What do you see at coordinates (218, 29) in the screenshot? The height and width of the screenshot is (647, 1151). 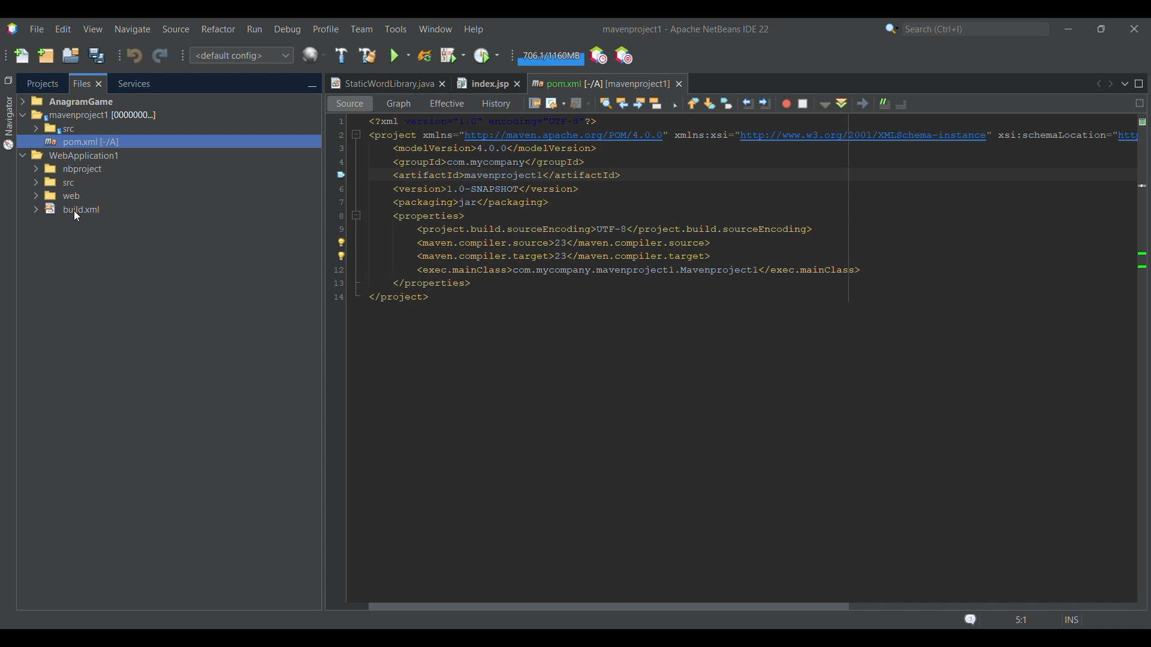 I see `Refactor menu` at bounding box center [218, 29].